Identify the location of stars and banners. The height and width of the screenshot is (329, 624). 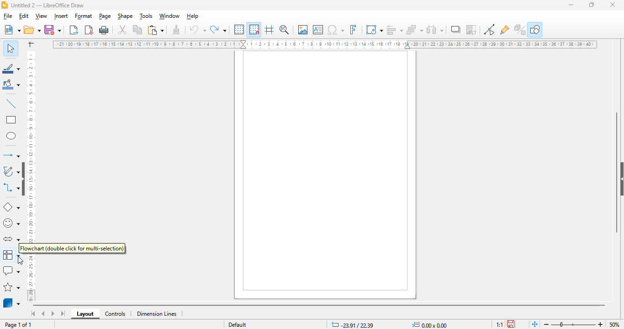
(12, 287).